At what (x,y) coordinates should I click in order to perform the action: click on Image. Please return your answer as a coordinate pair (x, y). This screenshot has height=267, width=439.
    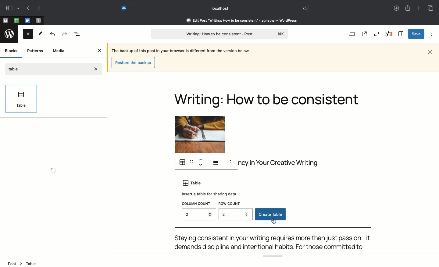
    Looking at the image, I should click on (199, 129).